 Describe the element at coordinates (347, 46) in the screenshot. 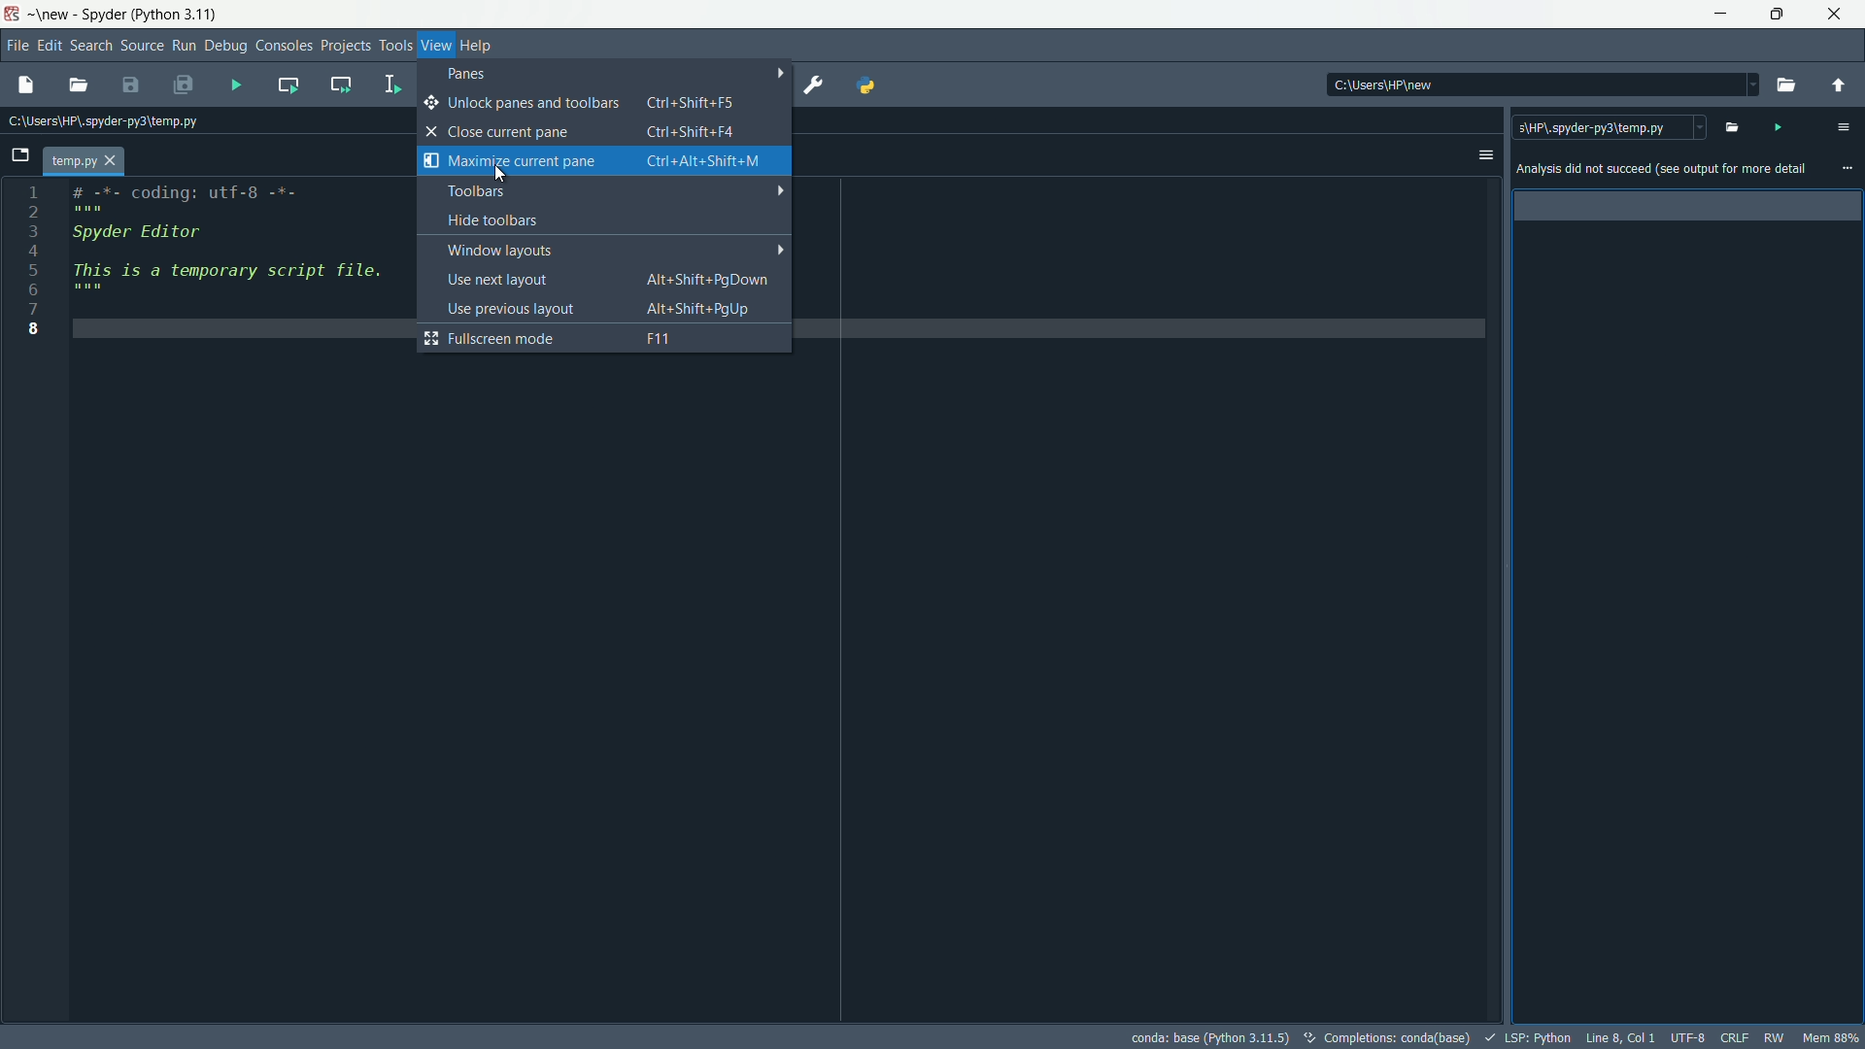

I see `project menu` at that location.